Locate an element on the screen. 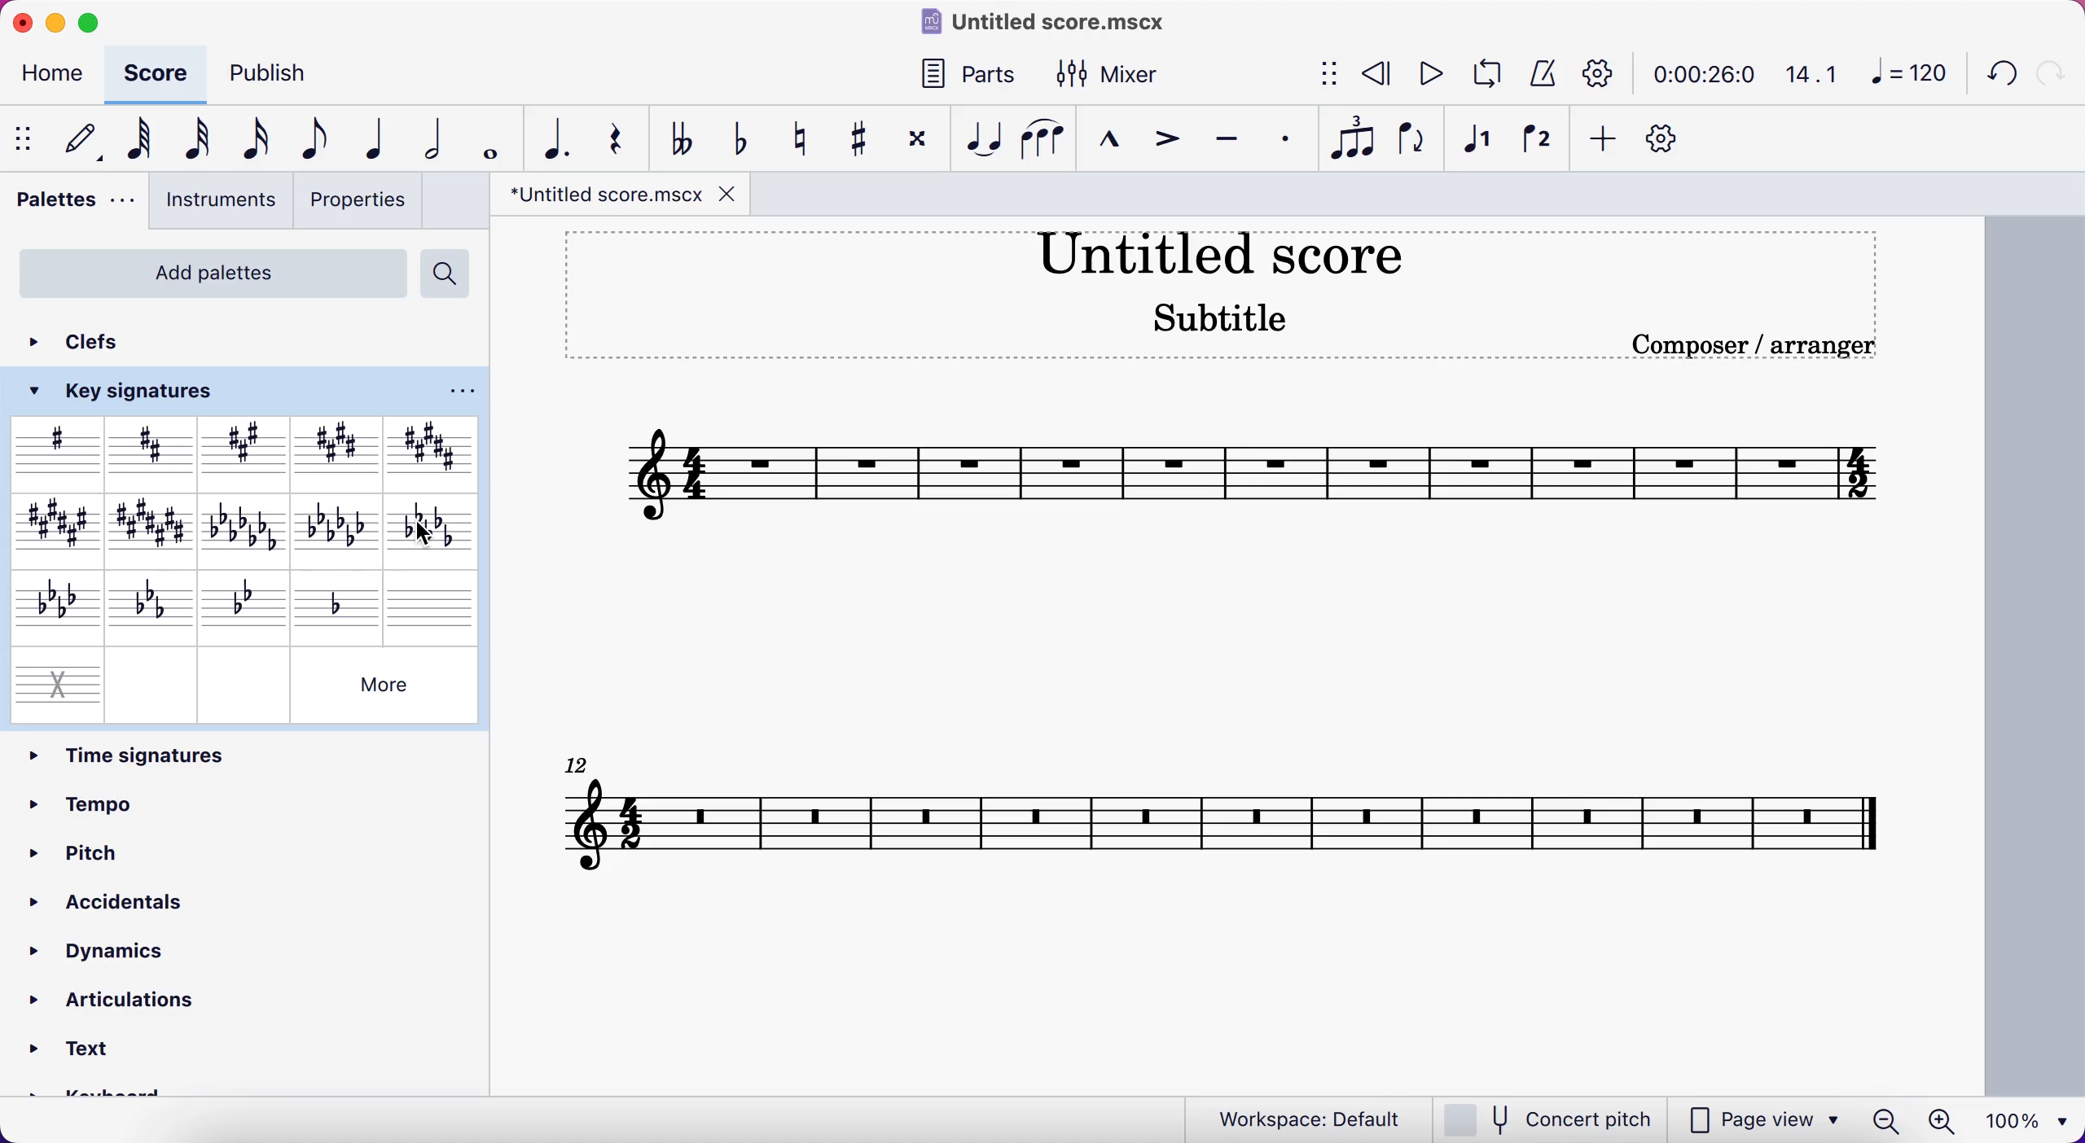  D minor is located at coordinates (340, 602).